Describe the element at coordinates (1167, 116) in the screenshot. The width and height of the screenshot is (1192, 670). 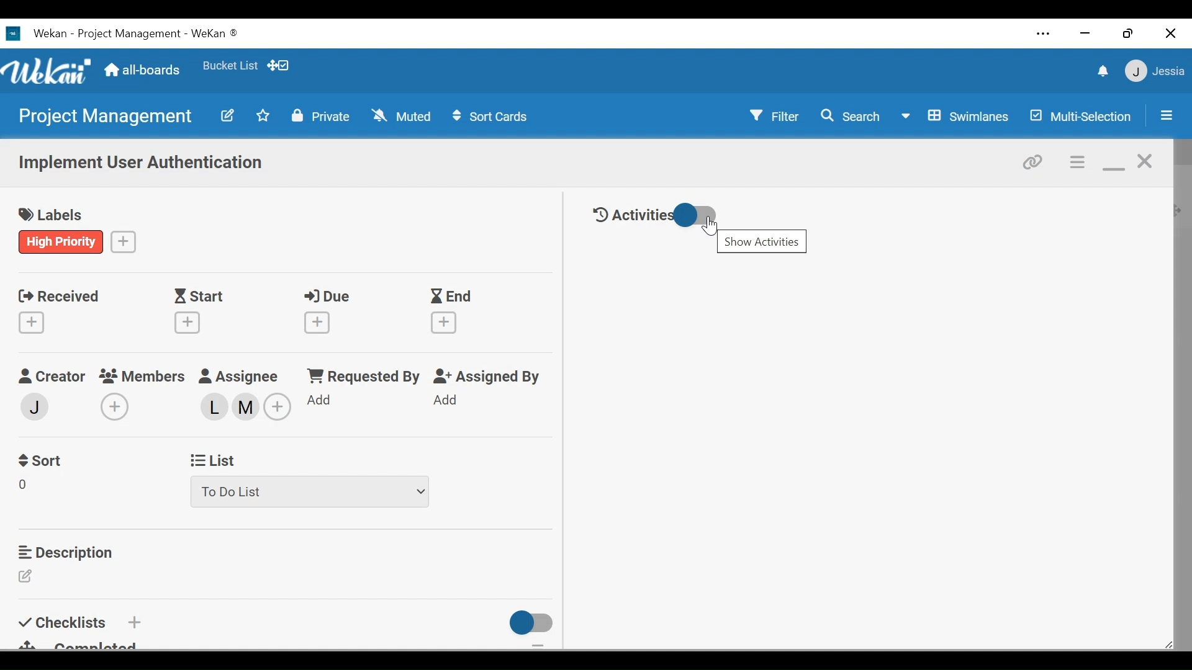
I see `Open/close sidebar` at that location.